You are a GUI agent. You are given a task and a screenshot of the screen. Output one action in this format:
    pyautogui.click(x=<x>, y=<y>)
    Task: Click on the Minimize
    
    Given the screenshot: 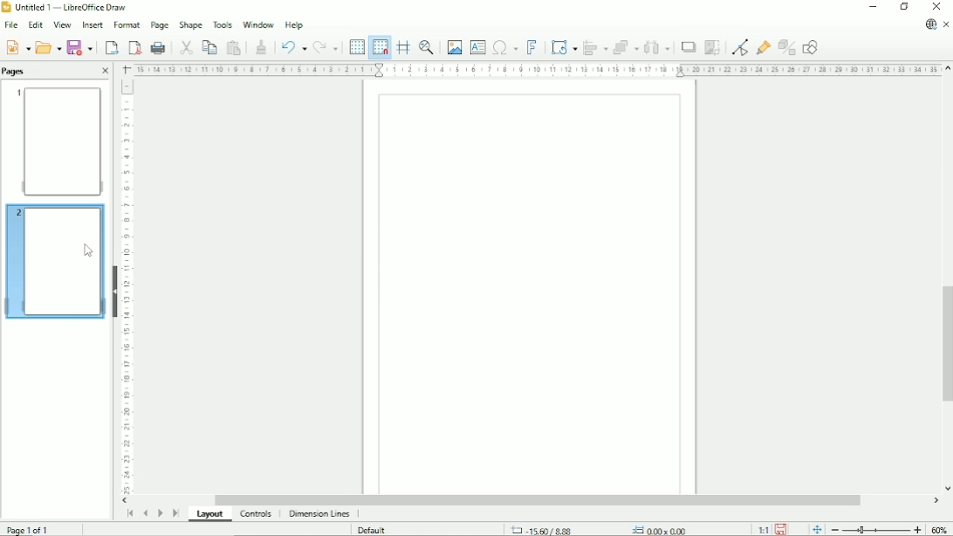 What is the action you would take?
    pyautogui.click(x=872, y=7)
    